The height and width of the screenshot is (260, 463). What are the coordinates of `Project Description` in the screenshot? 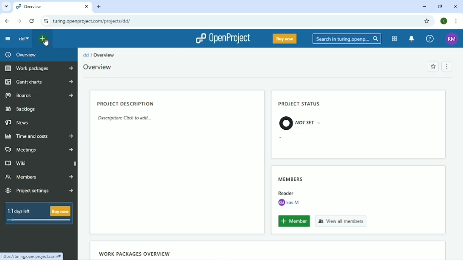 It's located at (126, 105).